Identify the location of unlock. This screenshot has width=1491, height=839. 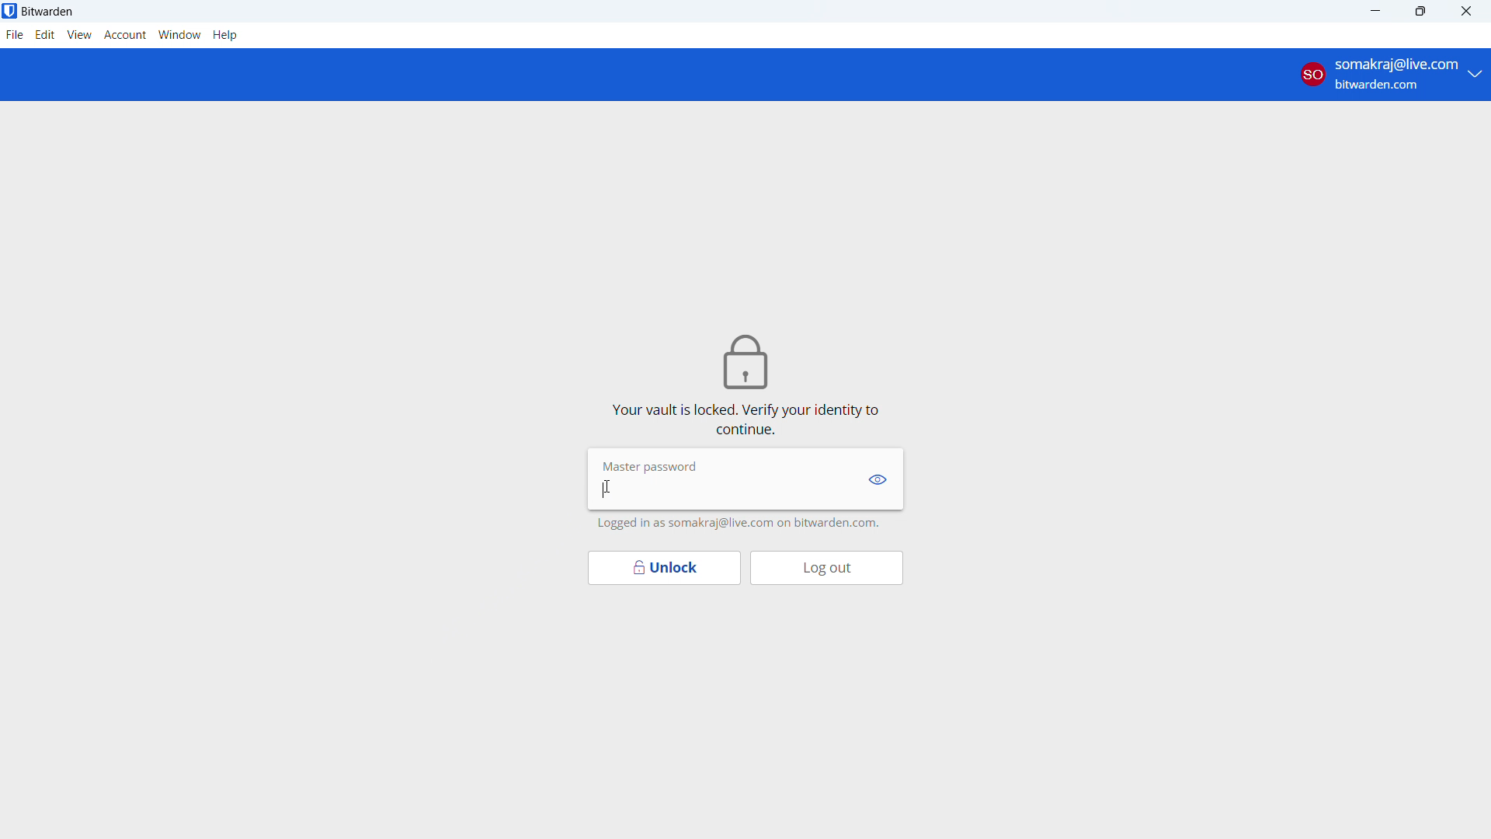
(664, 569).